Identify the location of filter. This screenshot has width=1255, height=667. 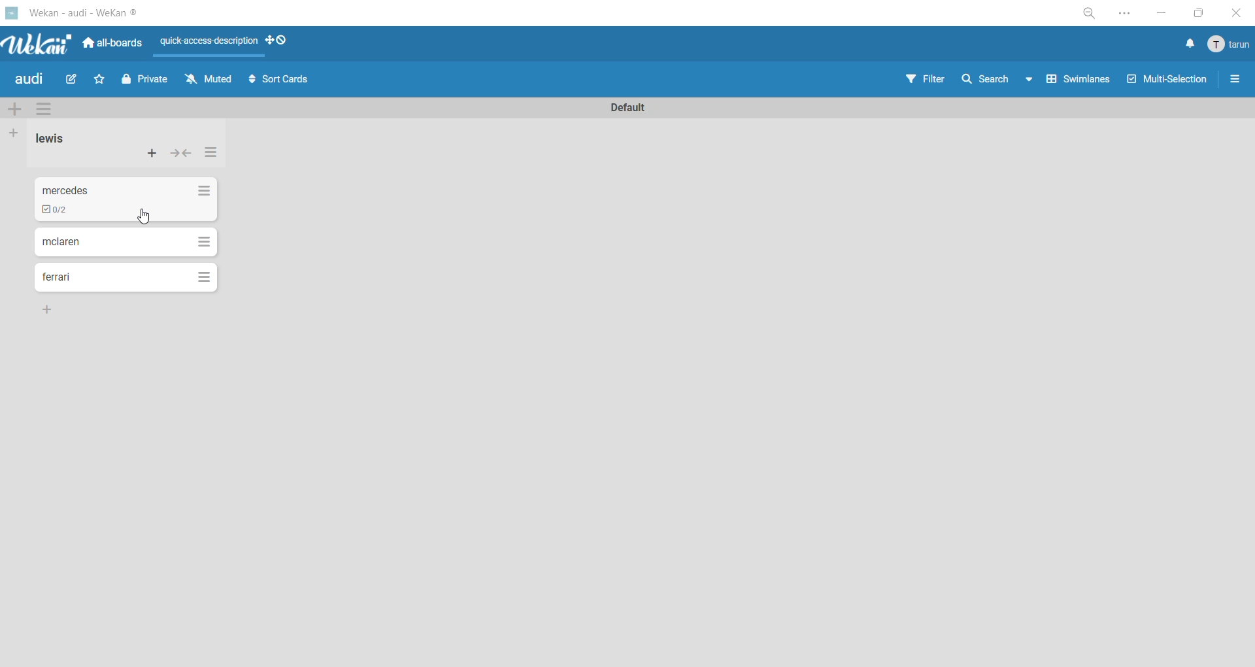
(926, 80).